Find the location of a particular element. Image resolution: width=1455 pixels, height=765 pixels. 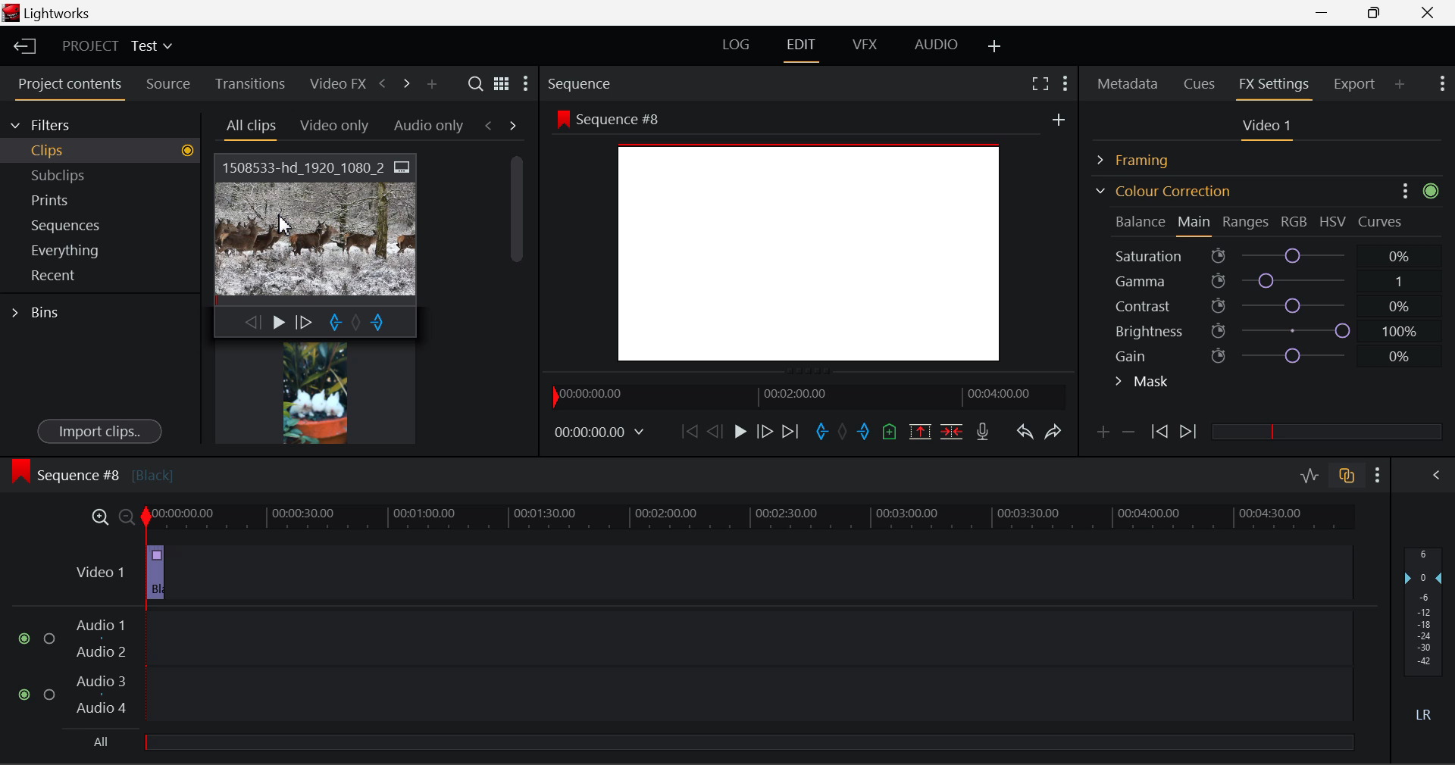

Toggle audio track sync is located at coordinates (1347, 474).